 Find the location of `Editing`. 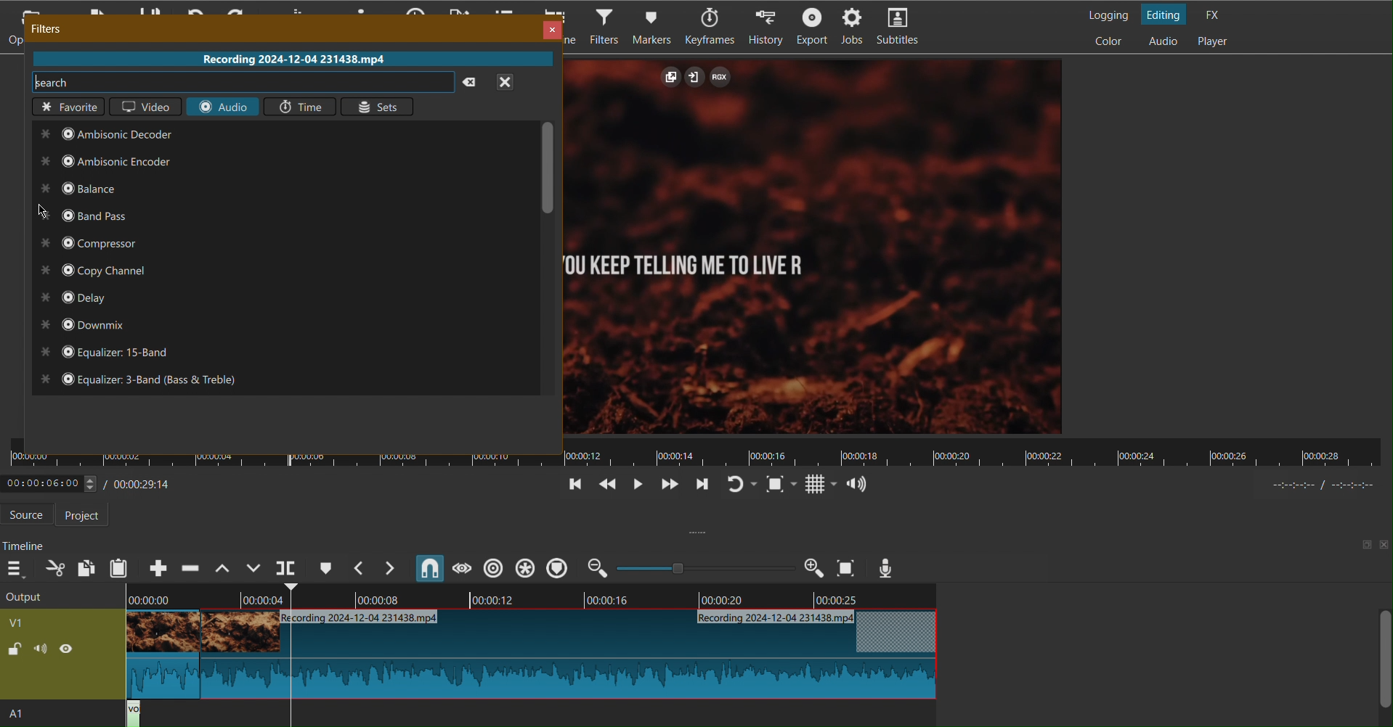

Editing is located at coordinates (1169, 14).